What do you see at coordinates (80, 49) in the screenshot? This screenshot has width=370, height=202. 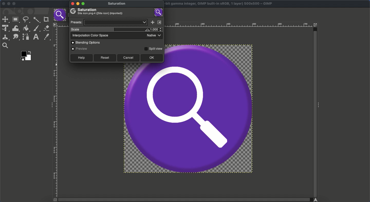 I see `Preview` at bounding box center [80, 49].